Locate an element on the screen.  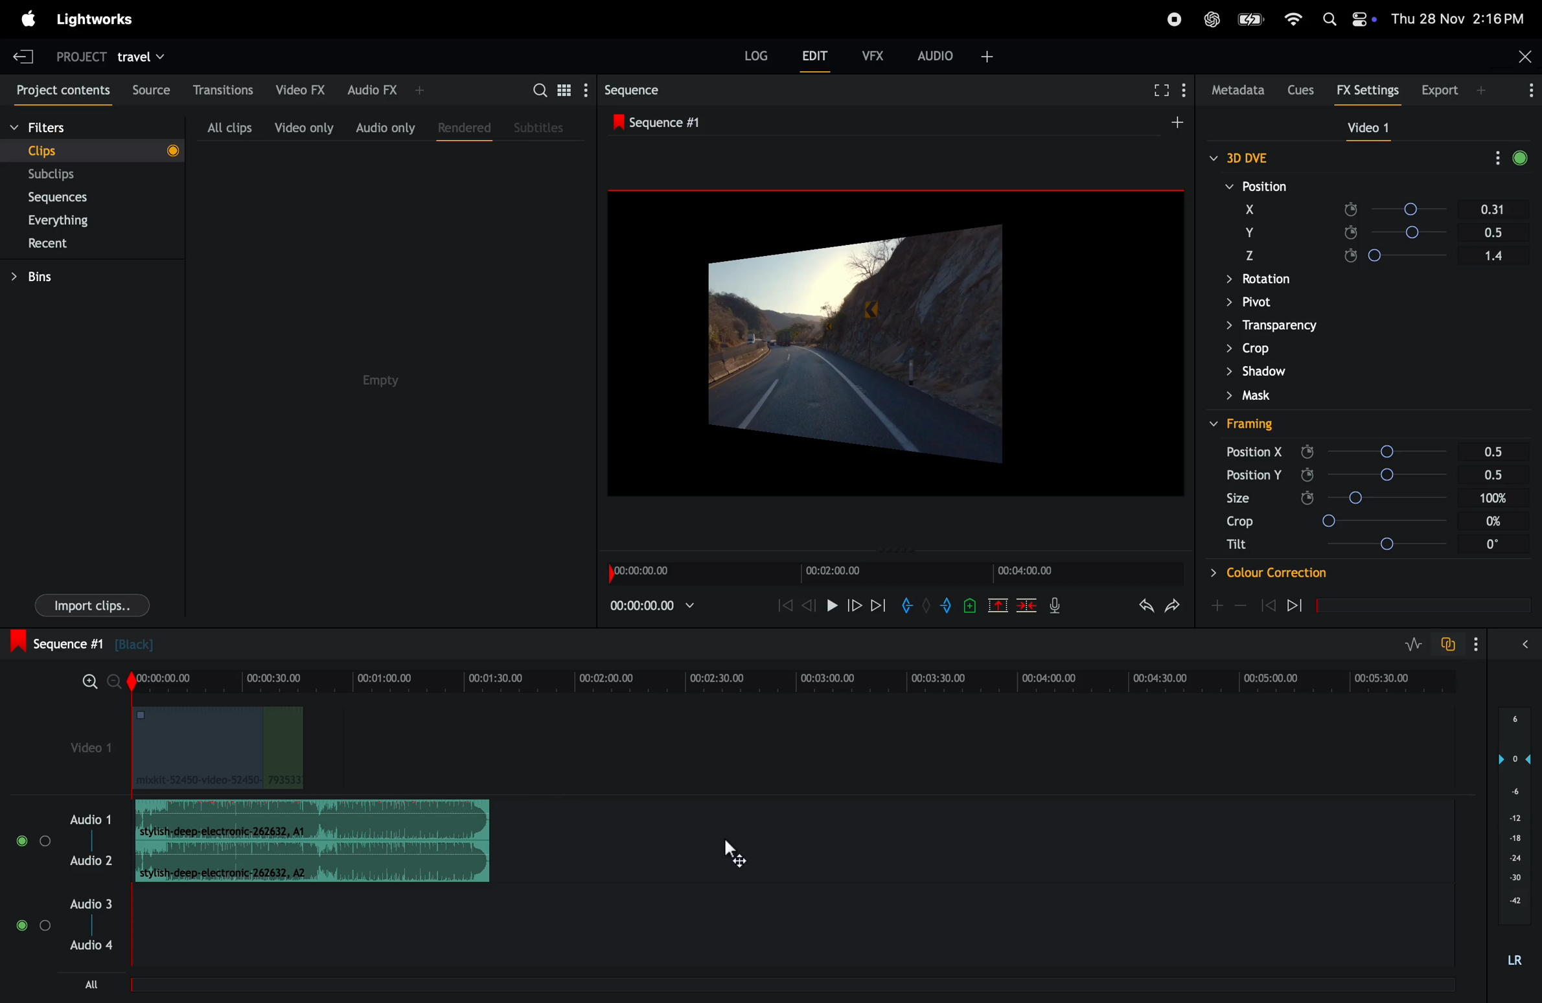
 is located at coordinates (1496, 497).